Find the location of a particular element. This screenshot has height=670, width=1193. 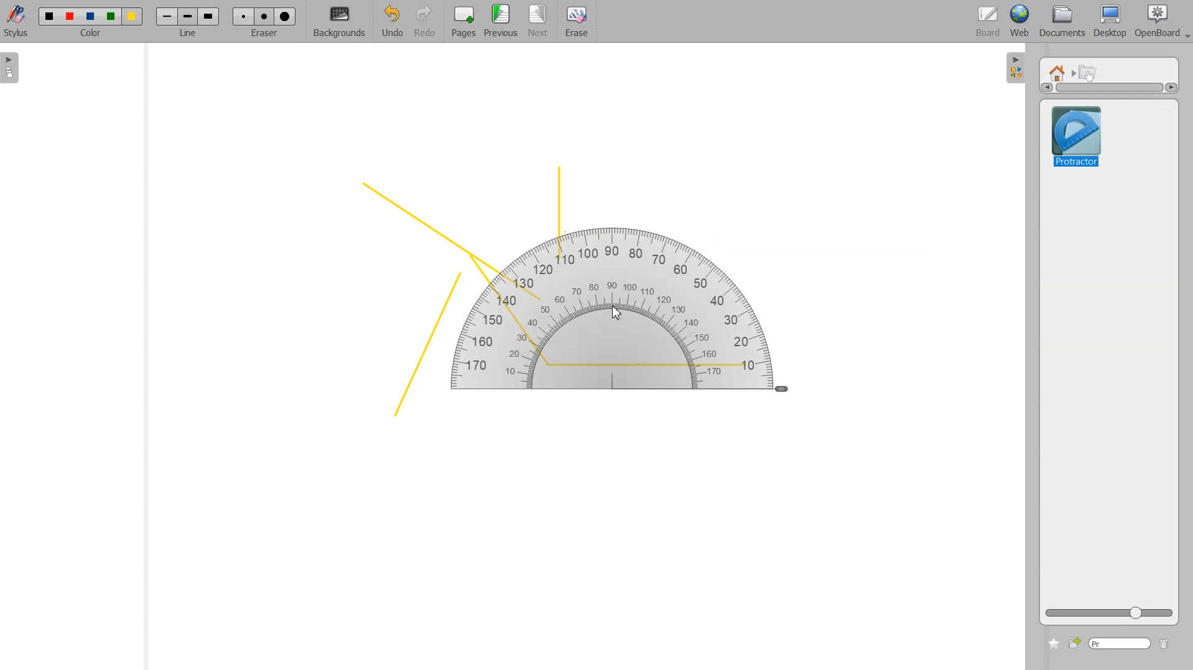

Board is located at coordinates (988, 22).